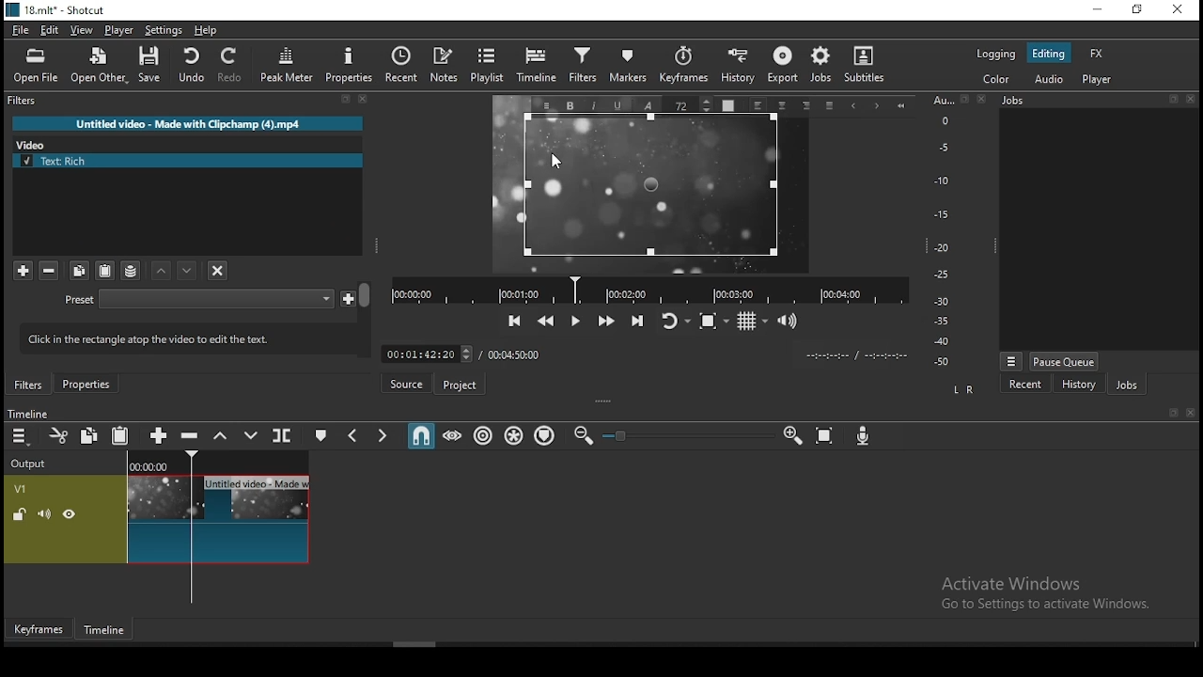  I want to click on mouse pointer, so click(556, 159).